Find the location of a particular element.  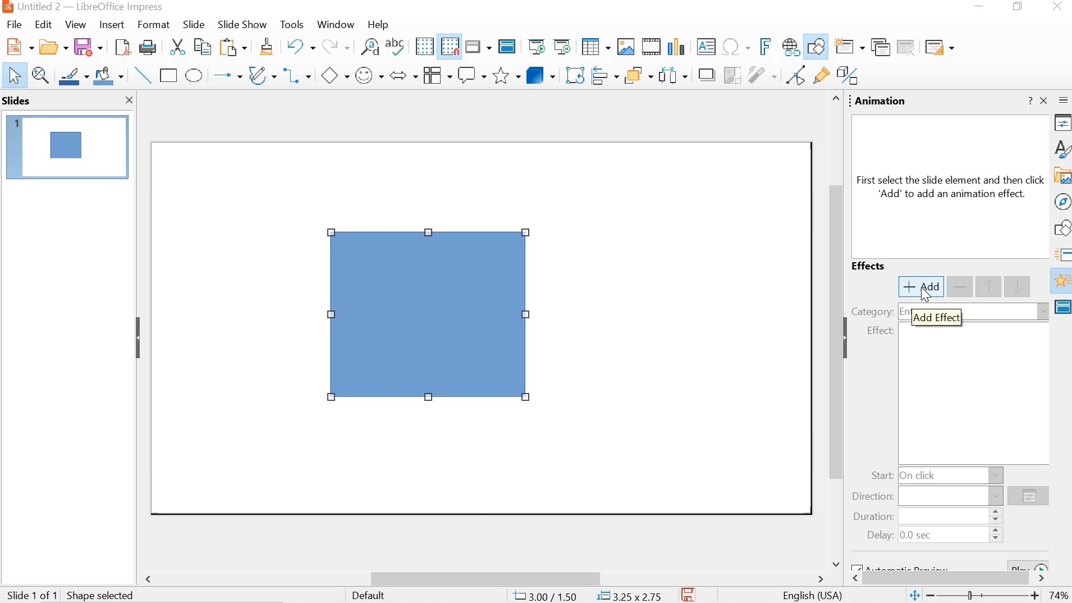

print is located at coordinates (146, 47).